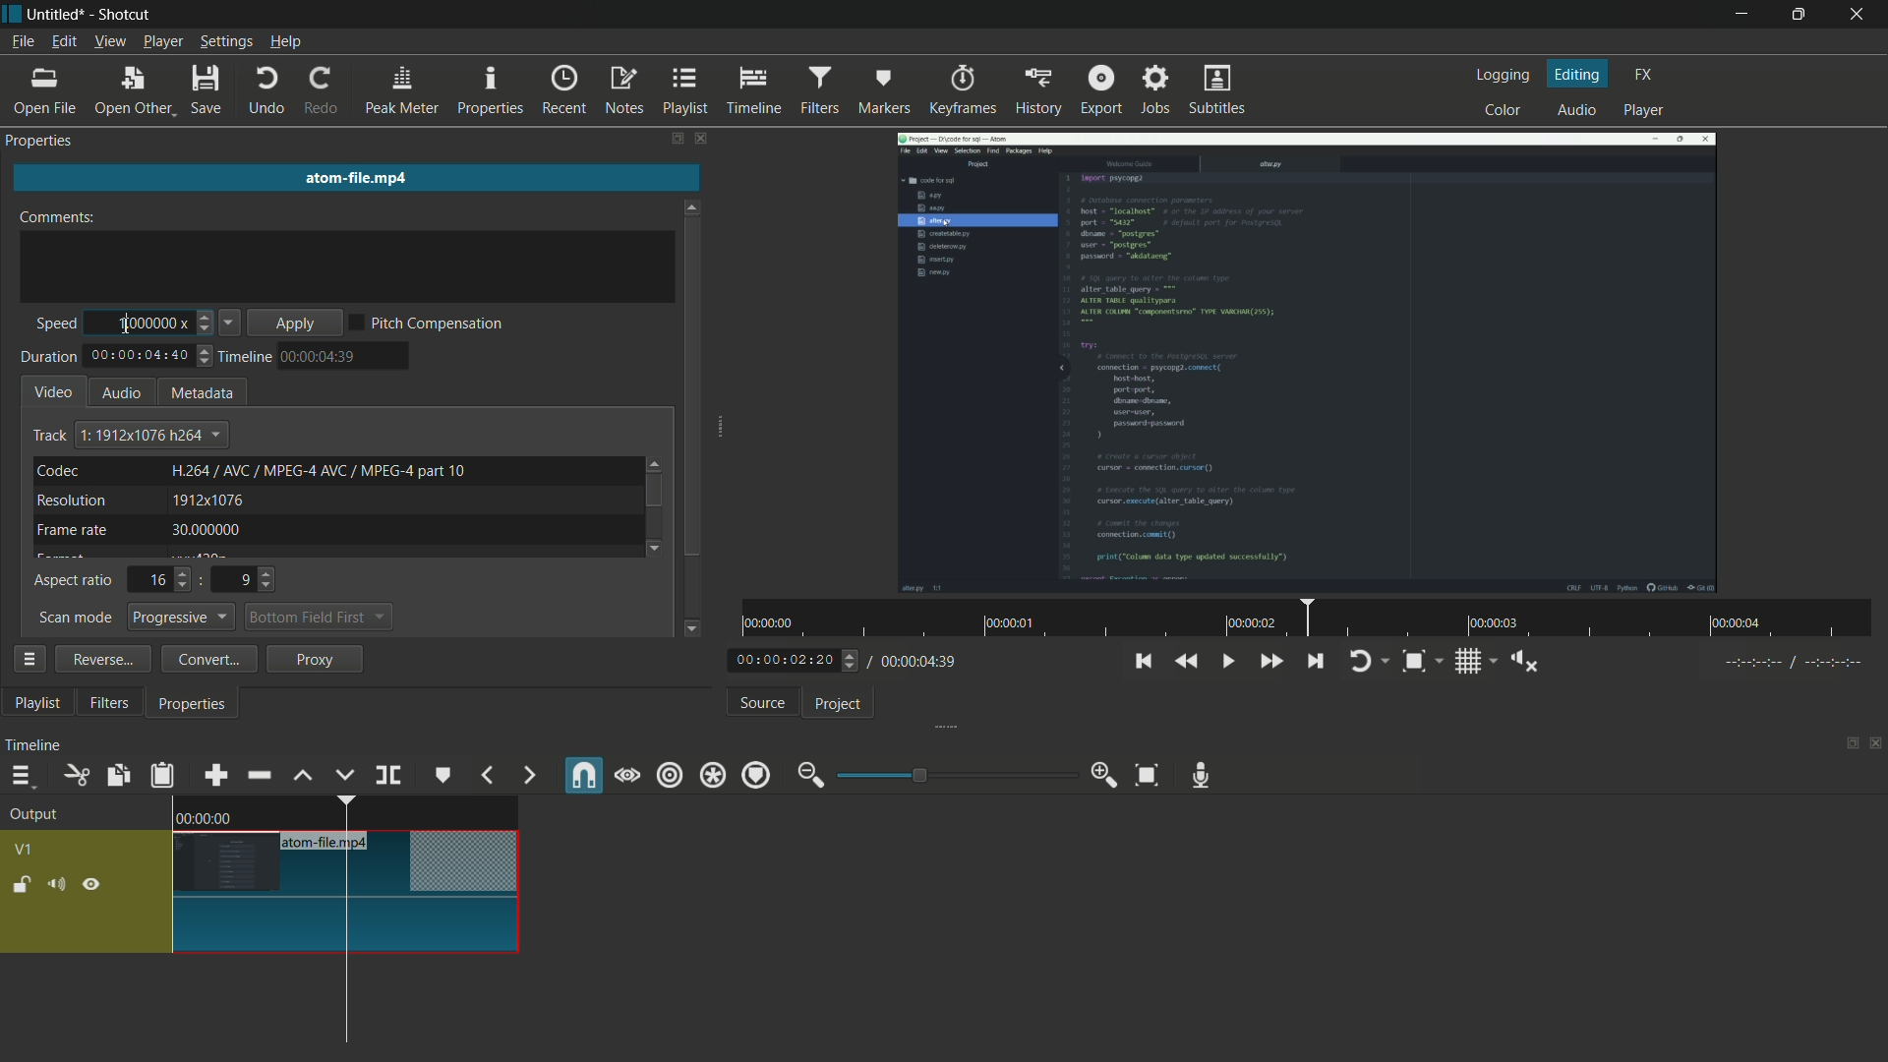  Describe the element at coordinates (259, 776) in the screenshot. I see `ripple delete` at that location.